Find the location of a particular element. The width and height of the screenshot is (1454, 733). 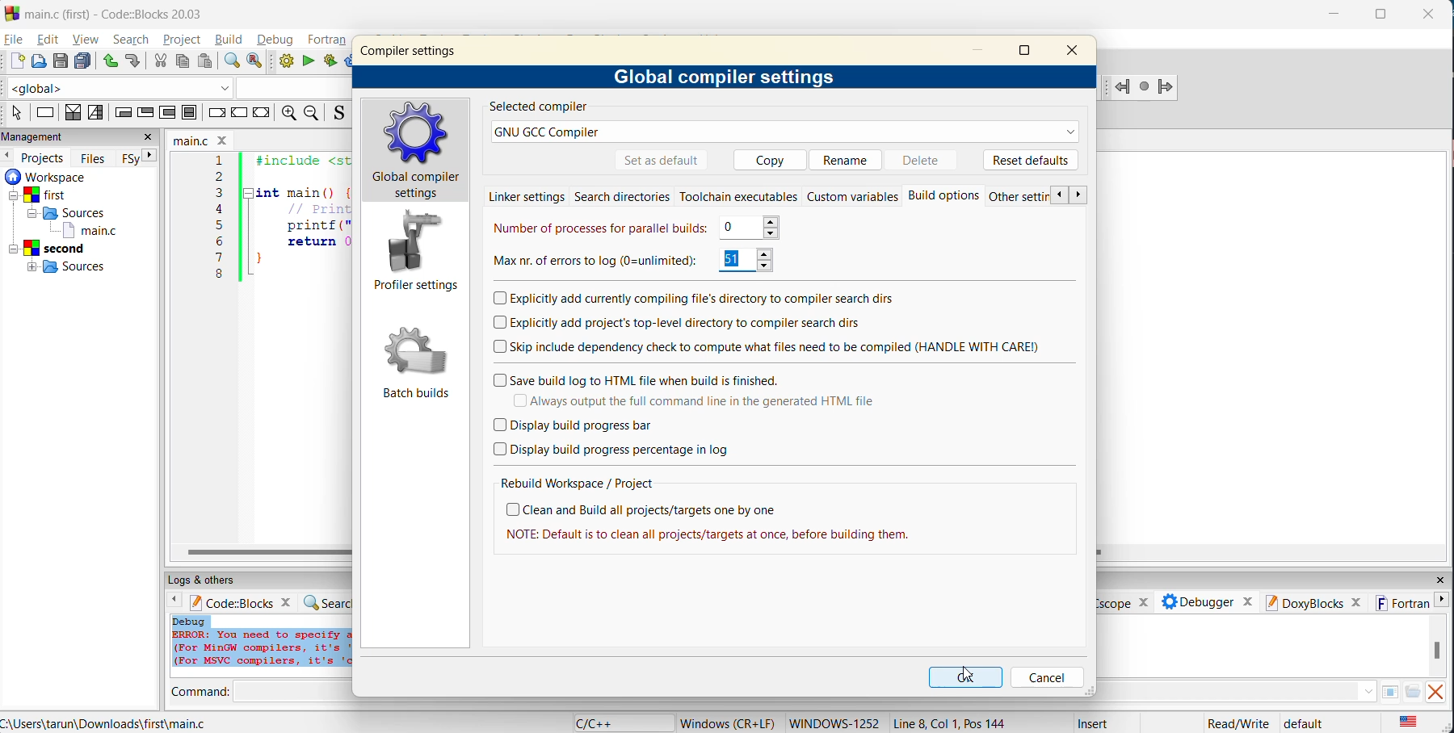

close is located at coordinates (148, 138).